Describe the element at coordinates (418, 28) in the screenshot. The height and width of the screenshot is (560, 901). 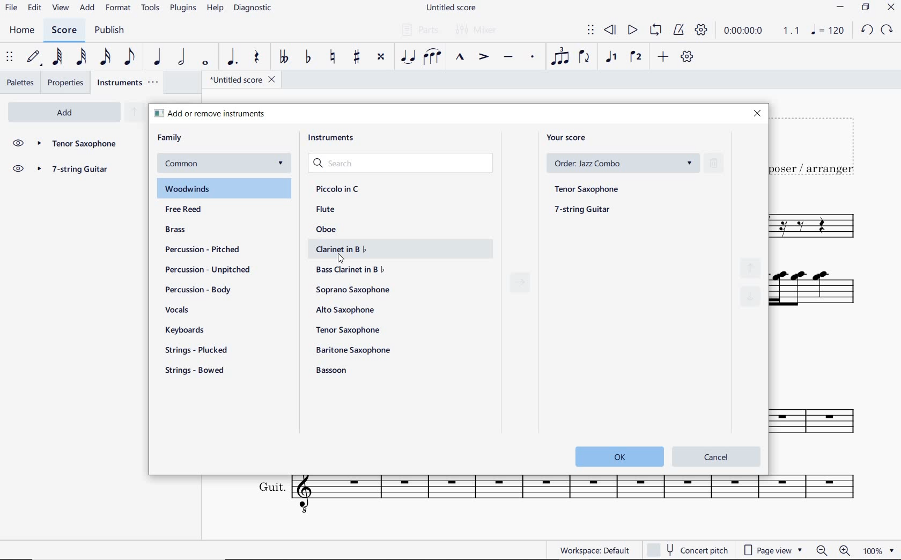
I see `PARTS` at that location.